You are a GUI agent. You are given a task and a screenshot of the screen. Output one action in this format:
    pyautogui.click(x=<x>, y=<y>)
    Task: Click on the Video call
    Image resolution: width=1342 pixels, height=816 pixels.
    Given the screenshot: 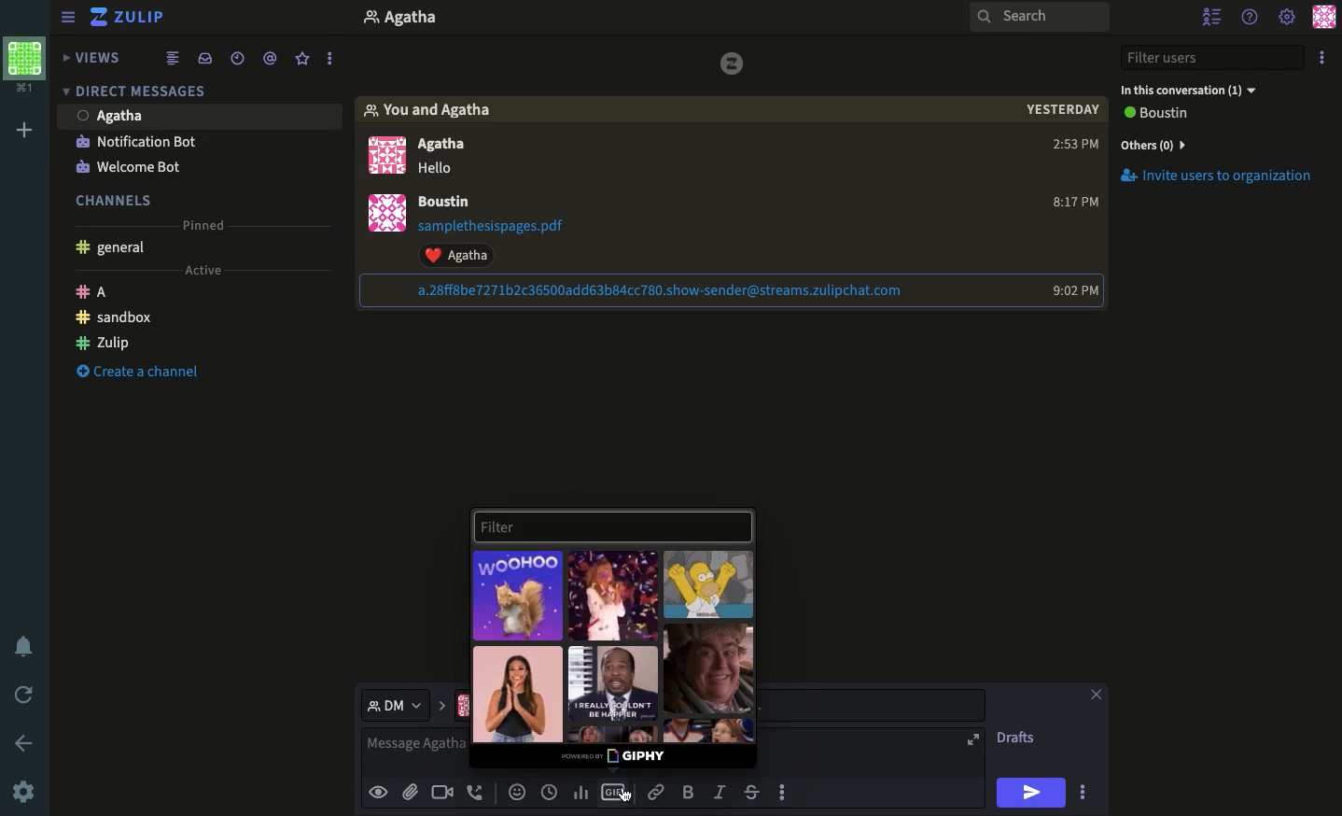 What is the action you would take?
    pyautogui.click(x=442, y=791)
    